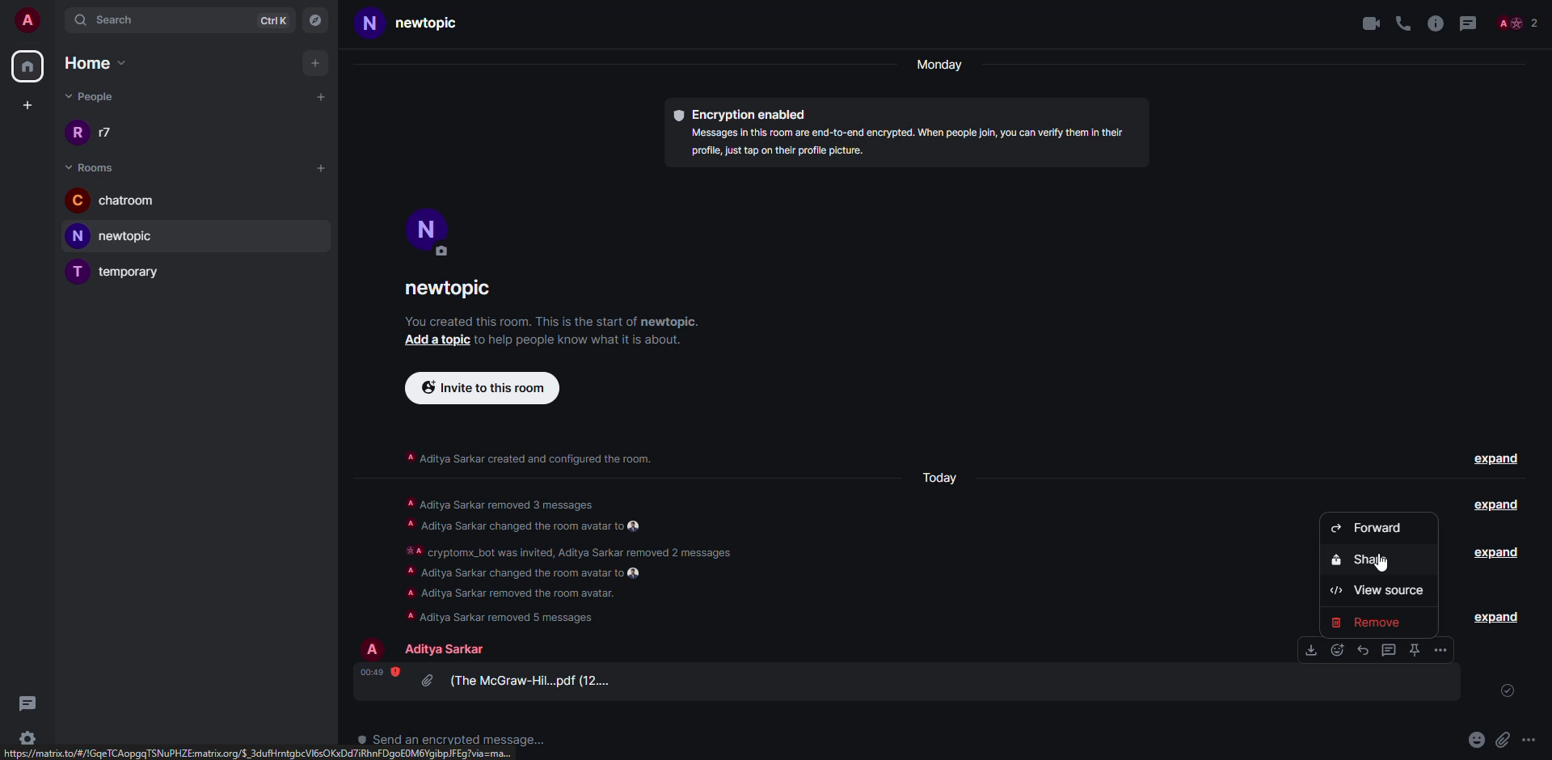 The image size is (1552, 760). Describe the element at coordinates (1377, 592) in the screenshot. I see `view source` at that location.